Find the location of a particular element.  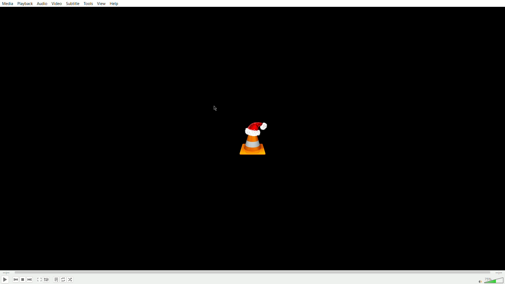

subtitle is located at coordinates (74, 4).